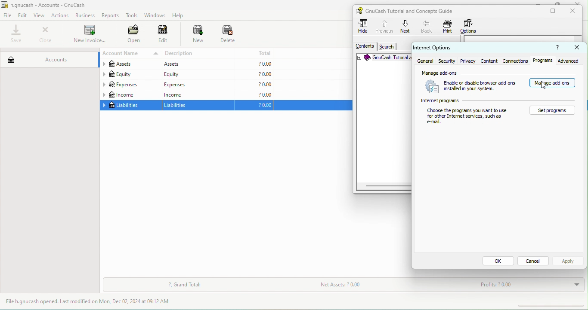  What do you see at coordinates (534, 261) in the screenshot?
I see `cancel` at bounding box center [534, 261].